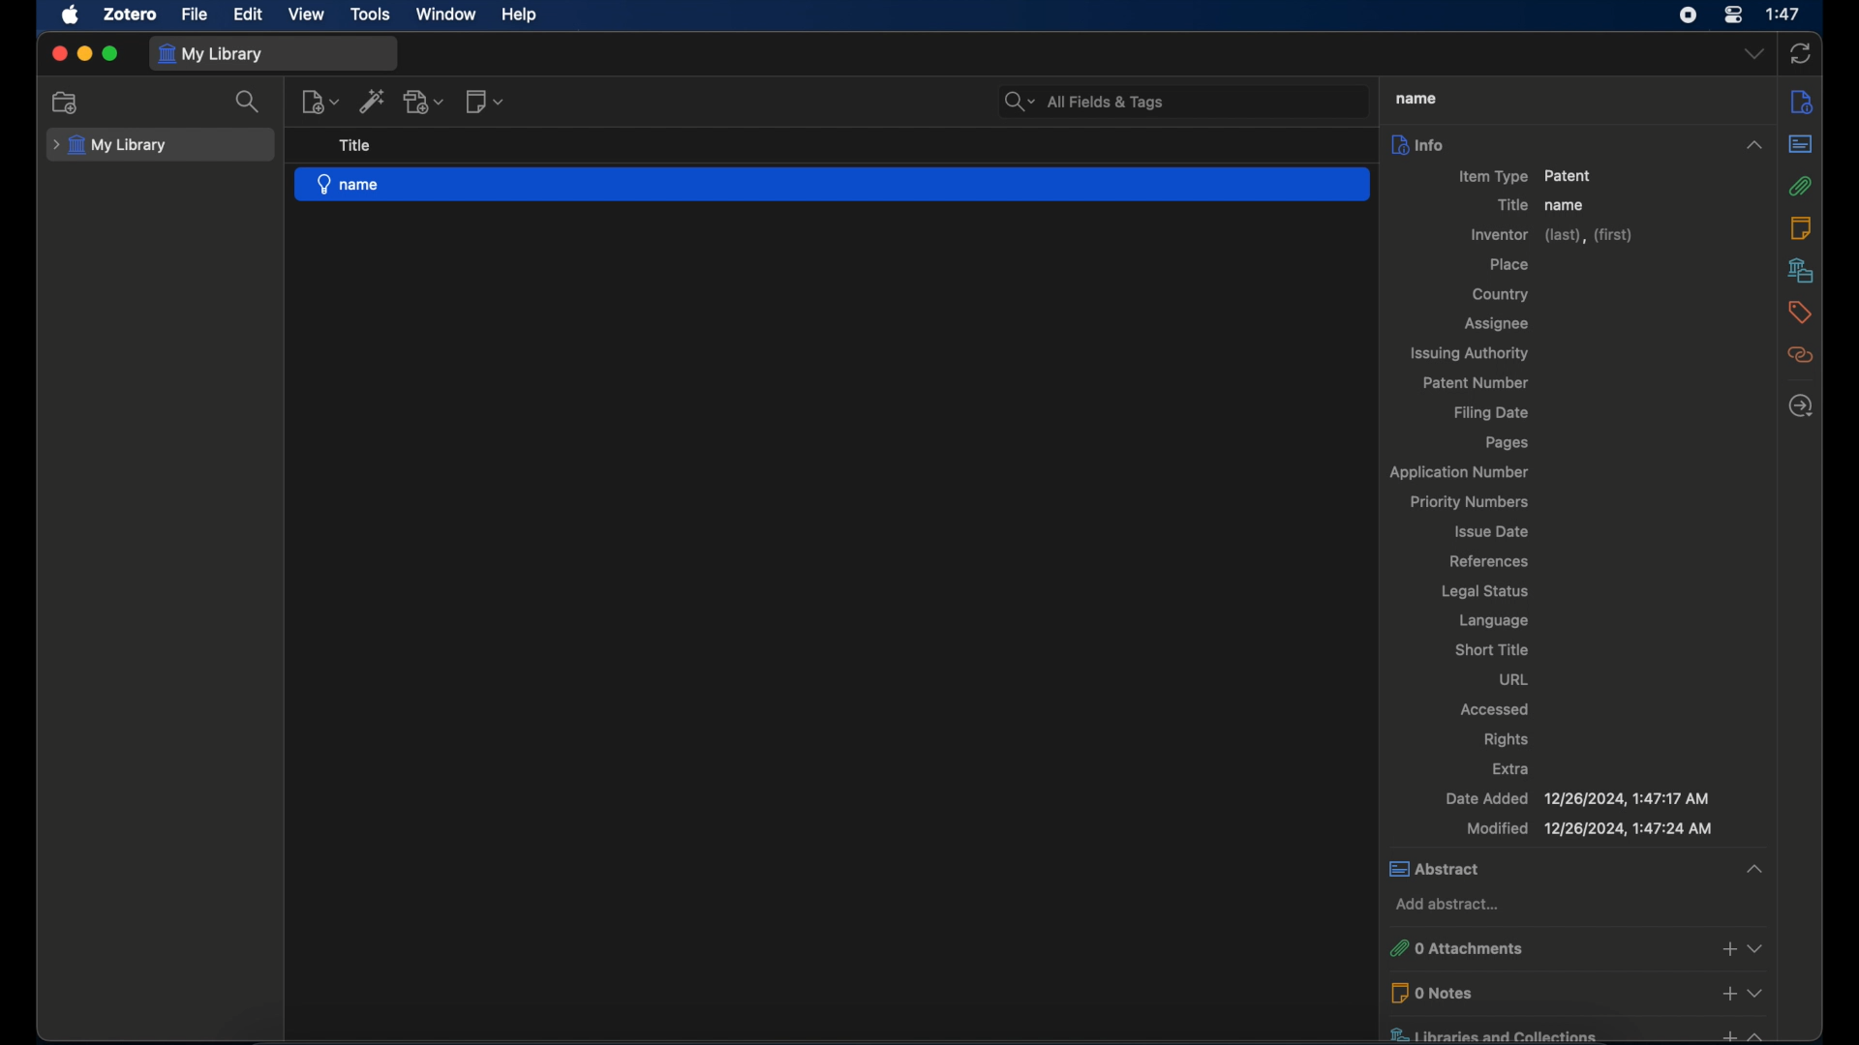  What do you see at coordinates (1514, 1030) in the screenshot?
I see `libraries and collections` at bounding box center [1514, 1030].